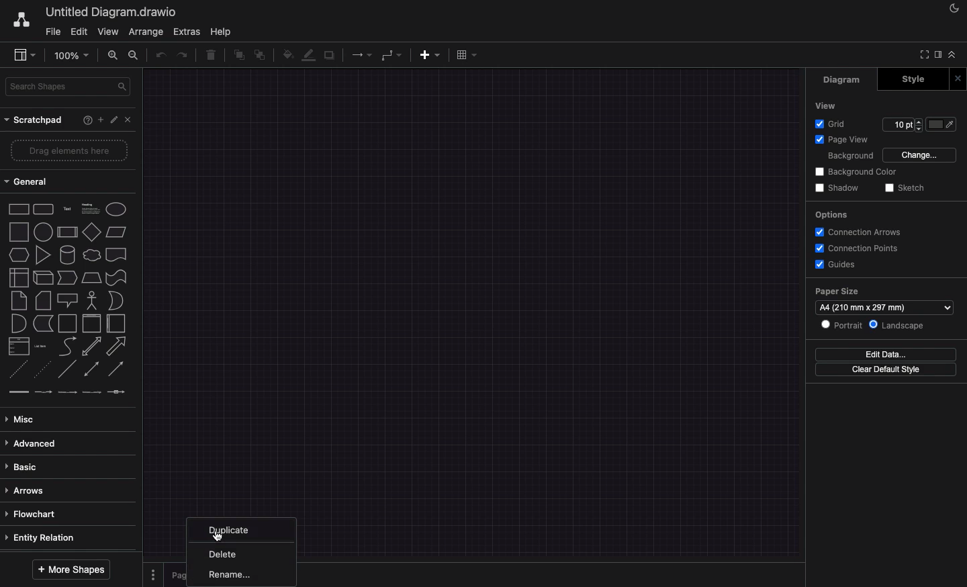 This screenshot has height=587, width=967. What do you see at coordinates (92, 255) in the screenshot?
I see `cloud` at bounding box center [92, 255].